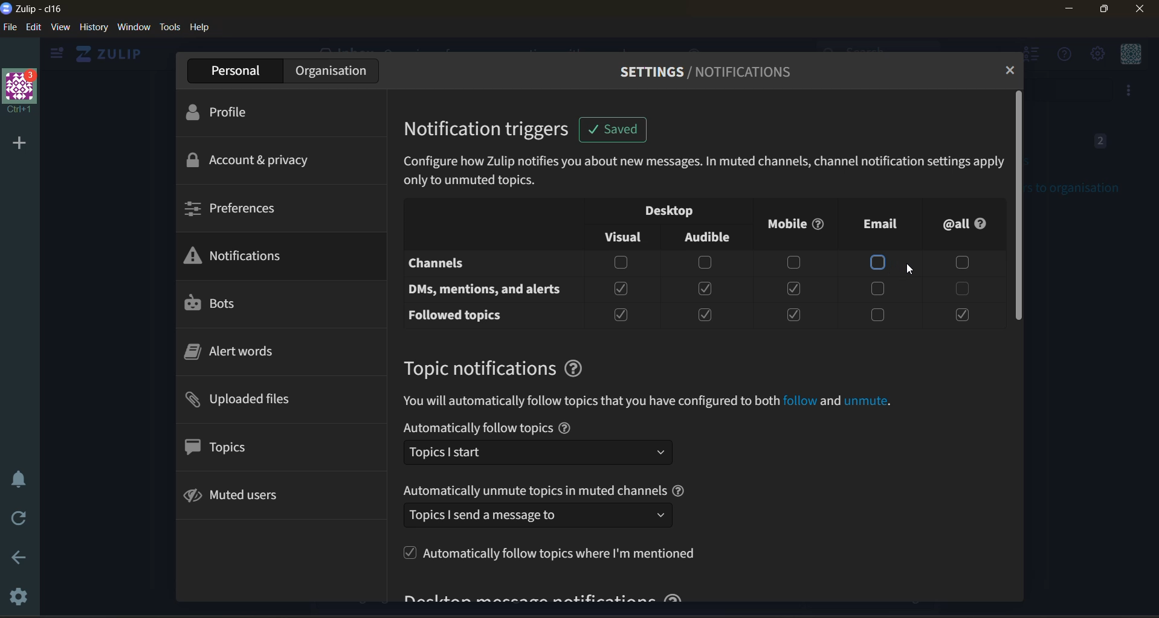 The height and width of the screenshot is (618, 1159). I want to click on dm's , mentions and alerts, so click(488, 290).